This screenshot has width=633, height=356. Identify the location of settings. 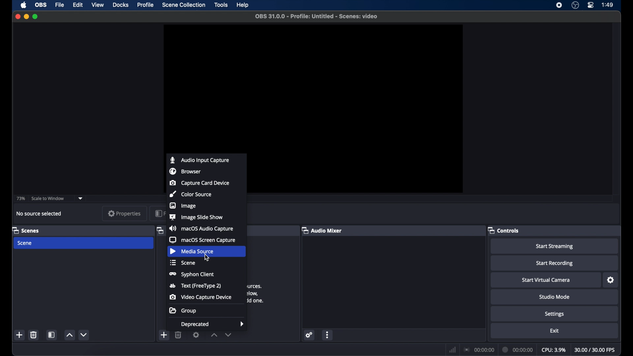
(309, 335).